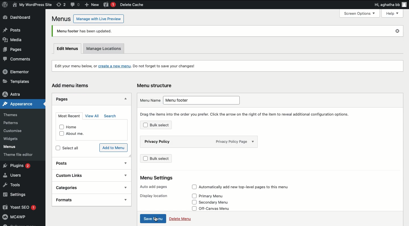 The height and width of the screenshot is (226, 409). What do you see at coordinates (386, 5) in the screenshot?
I see `Hi, agatha bb` at bounding box center [386, 5].